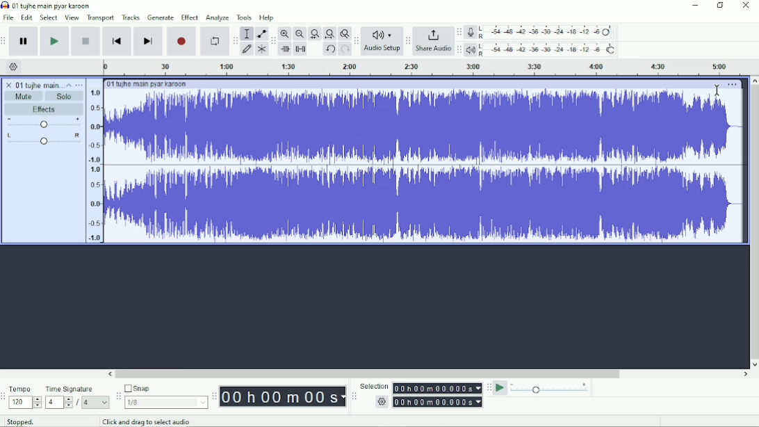 This screenshot has width=759, height=427. I want to click on 01 tujhe main pyar karoon, so click(152, 84).